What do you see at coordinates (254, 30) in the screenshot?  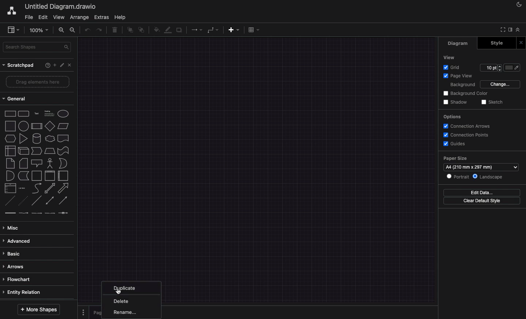 I see `table` at bounding box center [254, 30].